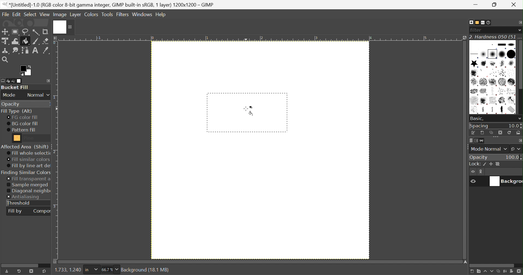 The image size is (523, 275). What do you see at coordinates (473, 181) in the screenshot?
I see `Eye` at bounding box center [473, 181].